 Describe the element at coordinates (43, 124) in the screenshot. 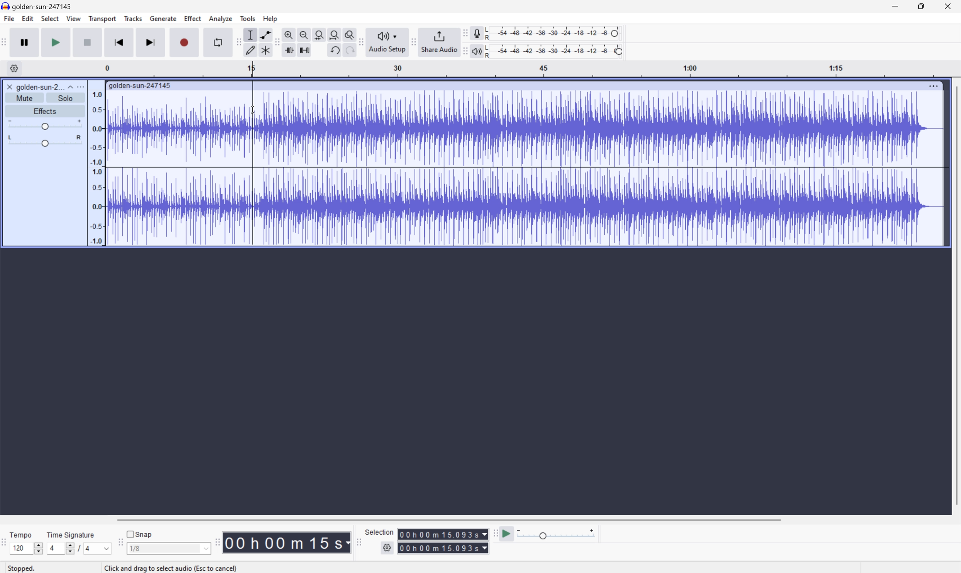

I see `Slider` at that location.